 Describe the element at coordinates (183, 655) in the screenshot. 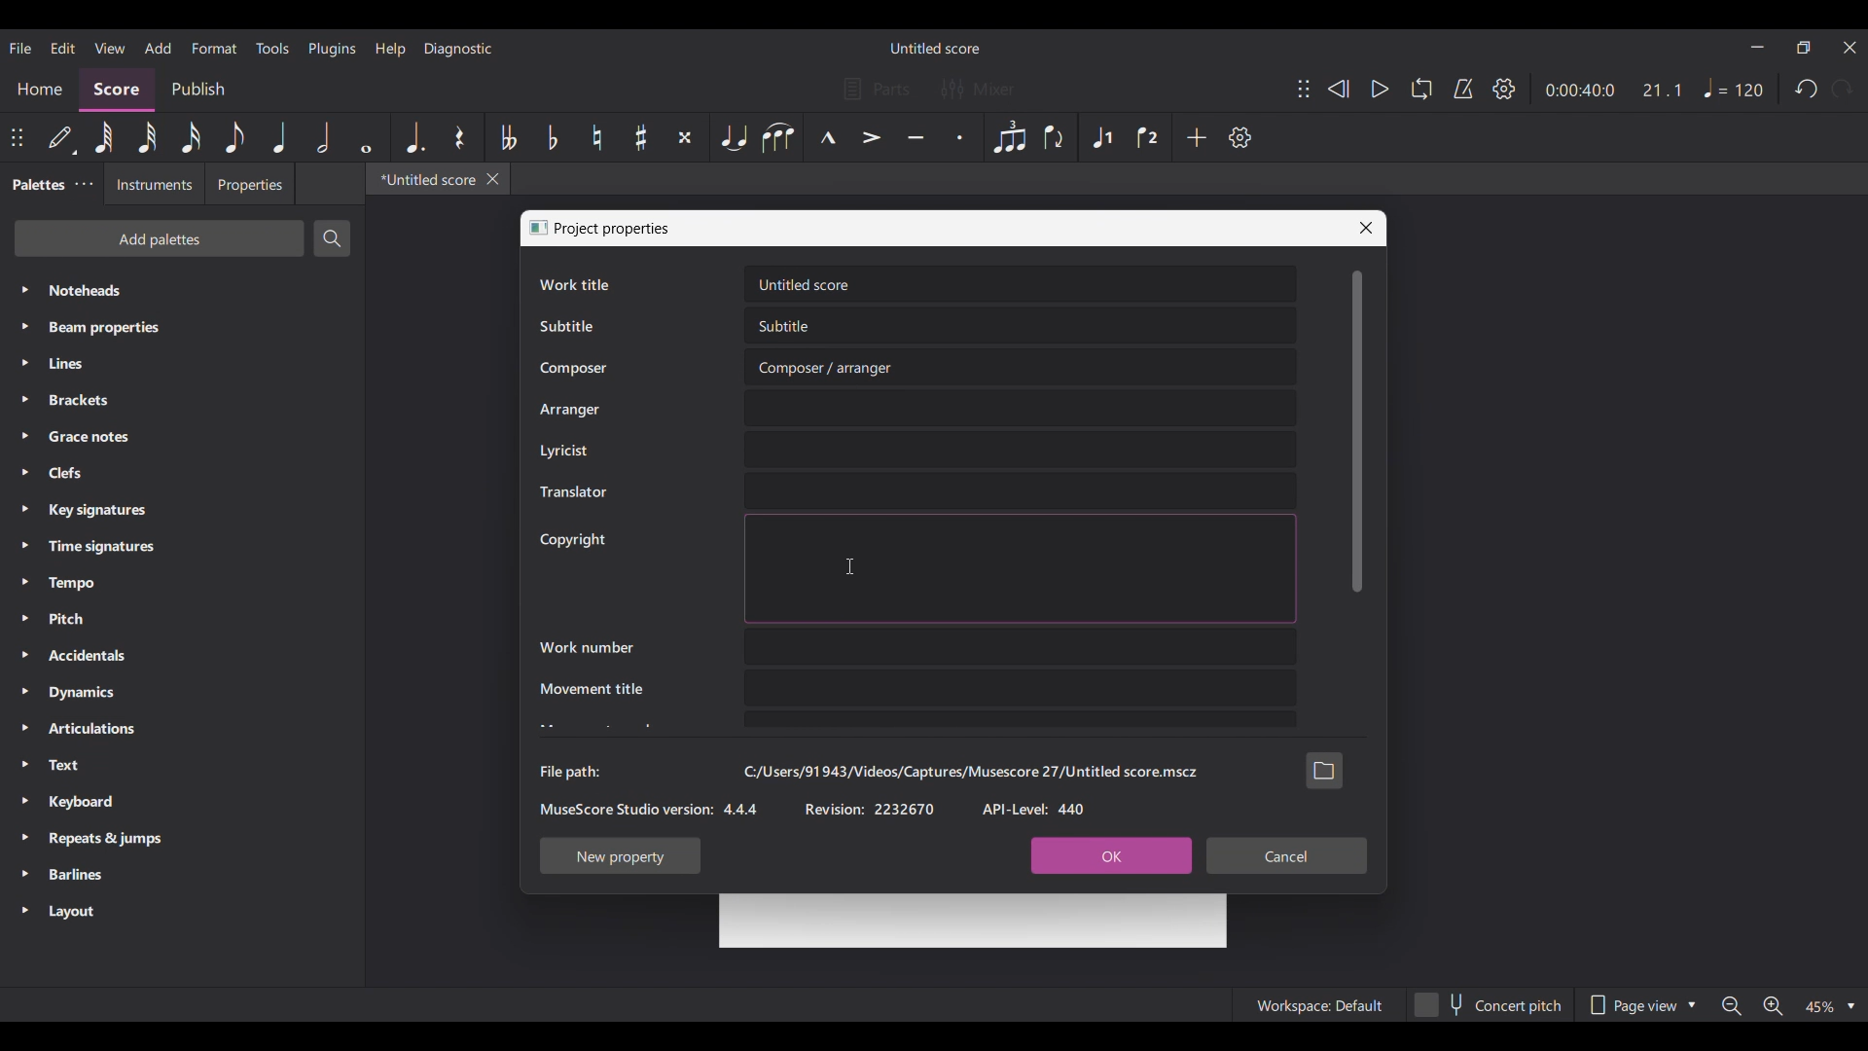

I see `Accidentals` at that location.